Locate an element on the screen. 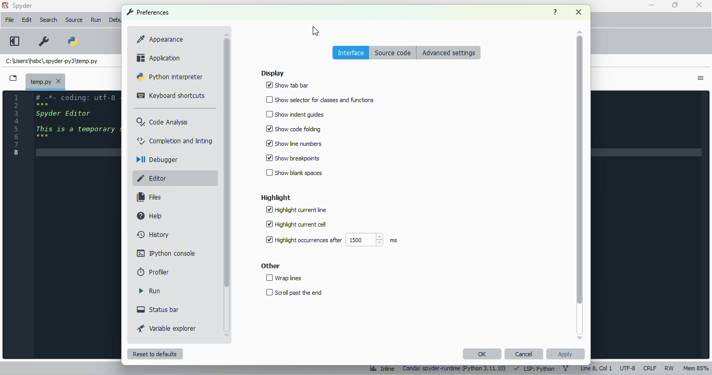  help is located at coordinates (150, 215).